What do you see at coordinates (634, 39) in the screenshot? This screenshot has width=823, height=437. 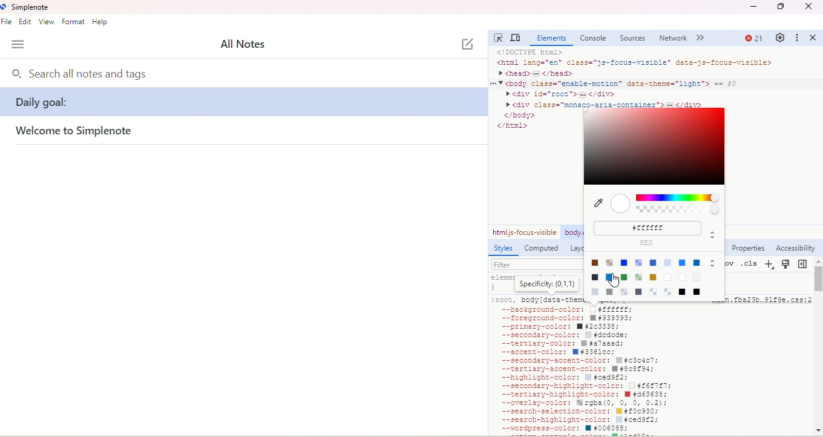 I see `sources` at bounding box center [634, 39].